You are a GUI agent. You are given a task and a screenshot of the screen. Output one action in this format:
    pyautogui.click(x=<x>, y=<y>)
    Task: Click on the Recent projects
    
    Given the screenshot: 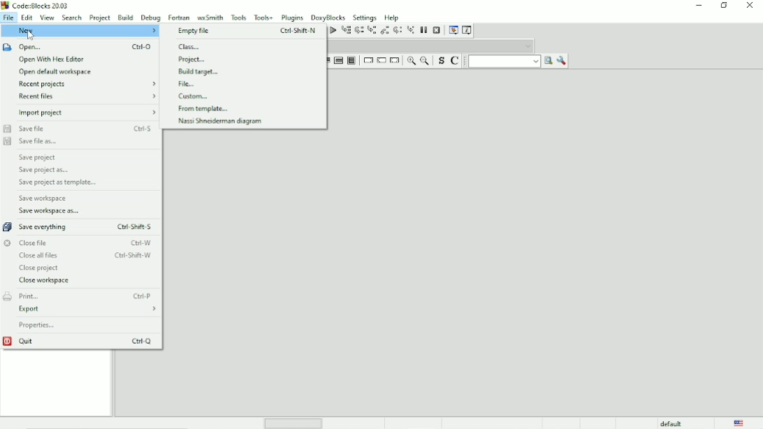 What is the action you would take?
    pyautogui.click(x=89, y=85)
    